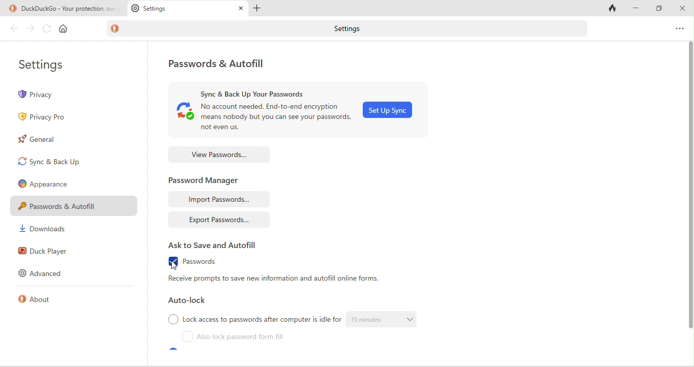 This screenshot has height=367, width=694. What do you see at coordinates (220, 155) in the screenshot?
I see `view passwords` at bounding box center [220, 155].